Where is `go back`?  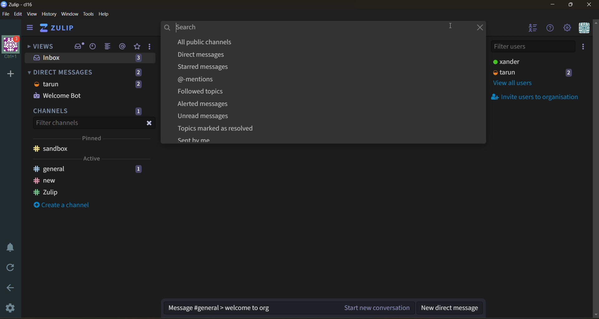 go back is located at coordinates (12, 289).